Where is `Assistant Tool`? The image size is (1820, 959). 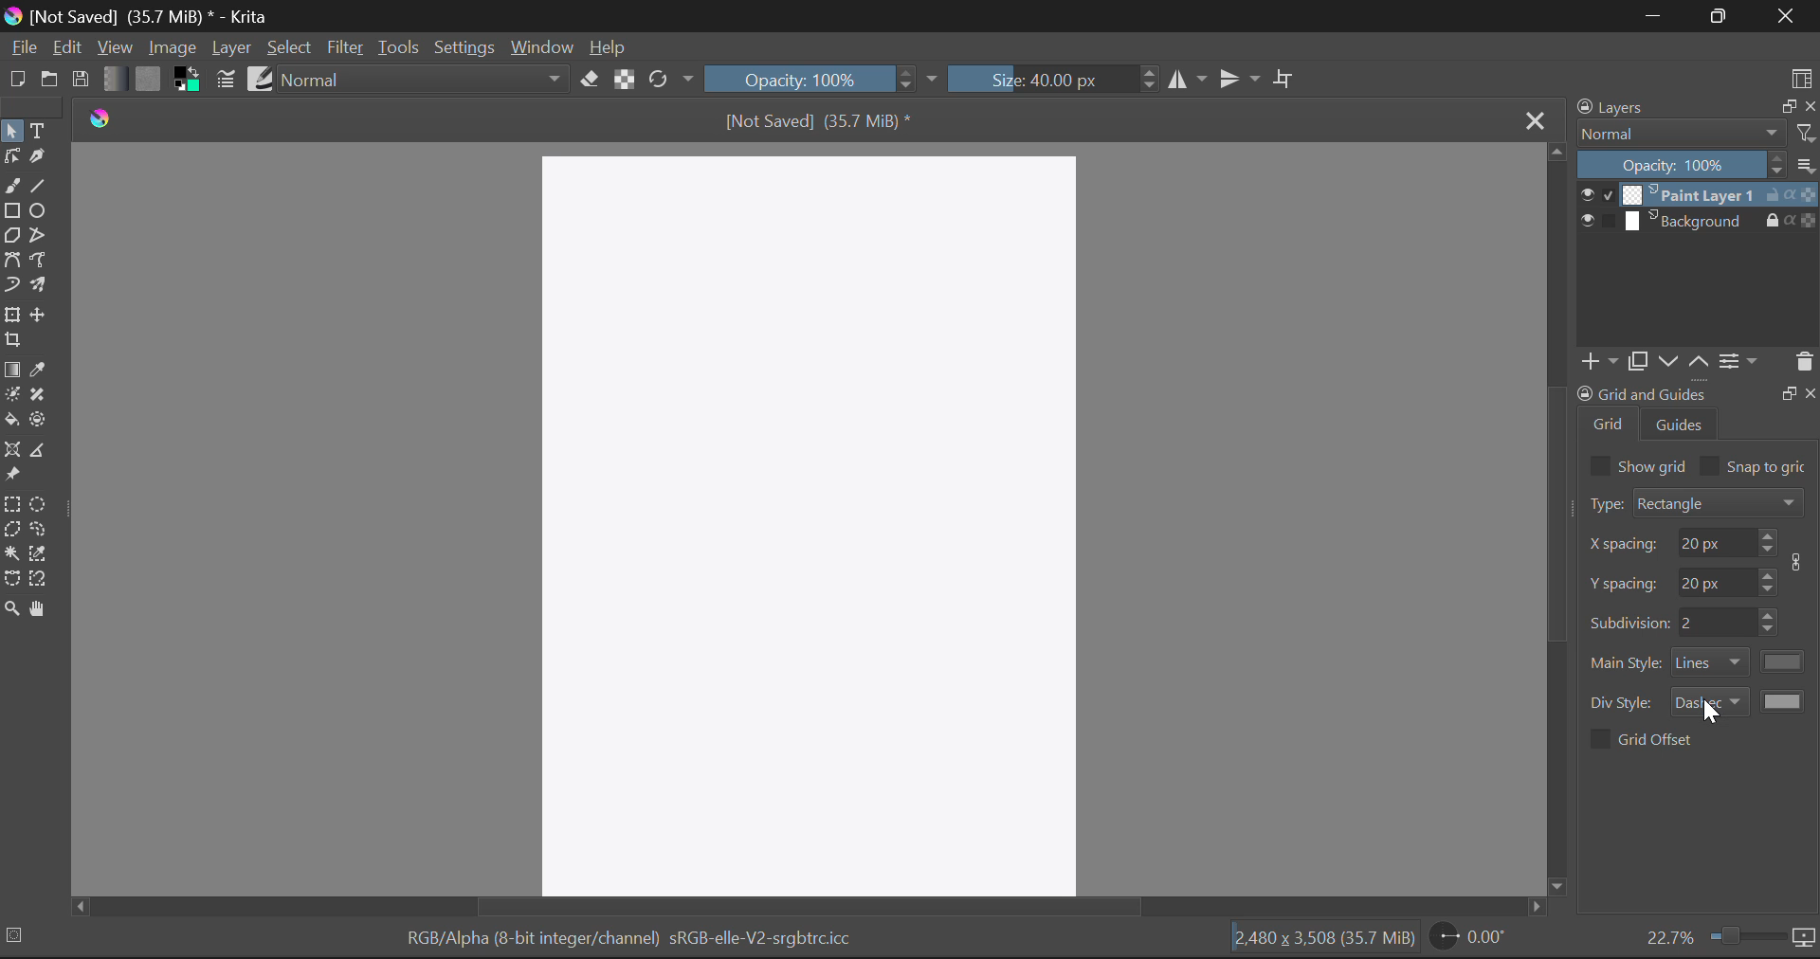 Assistant Tool is located at coordinates (13, 451).